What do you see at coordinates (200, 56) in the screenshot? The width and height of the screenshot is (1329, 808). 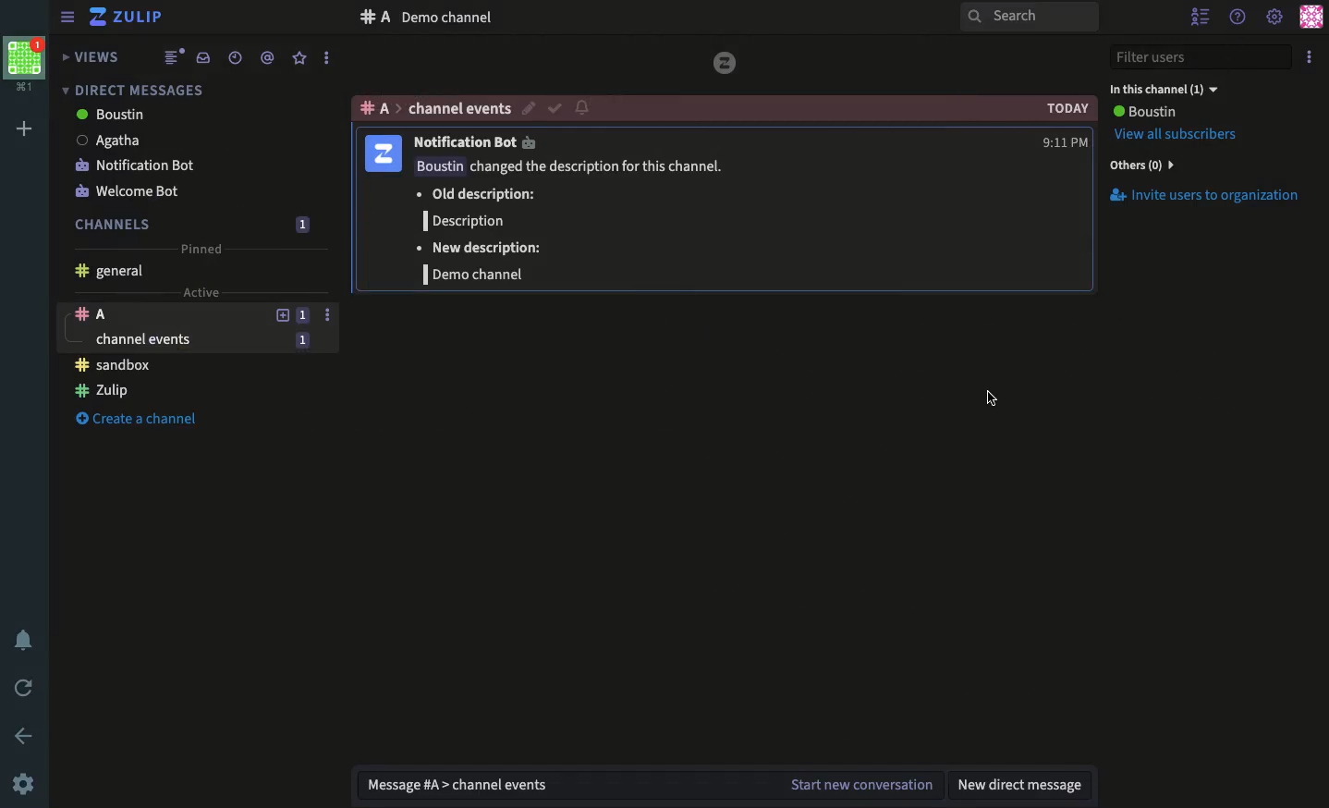 I see `Inbox` at bounding box center [200, 56].